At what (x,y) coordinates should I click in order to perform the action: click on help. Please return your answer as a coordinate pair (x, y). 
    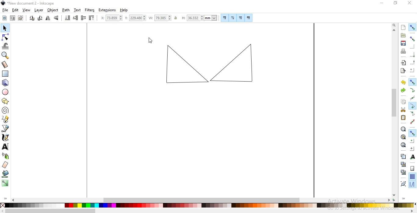
    Looking at the image, I should click on (124, 10).